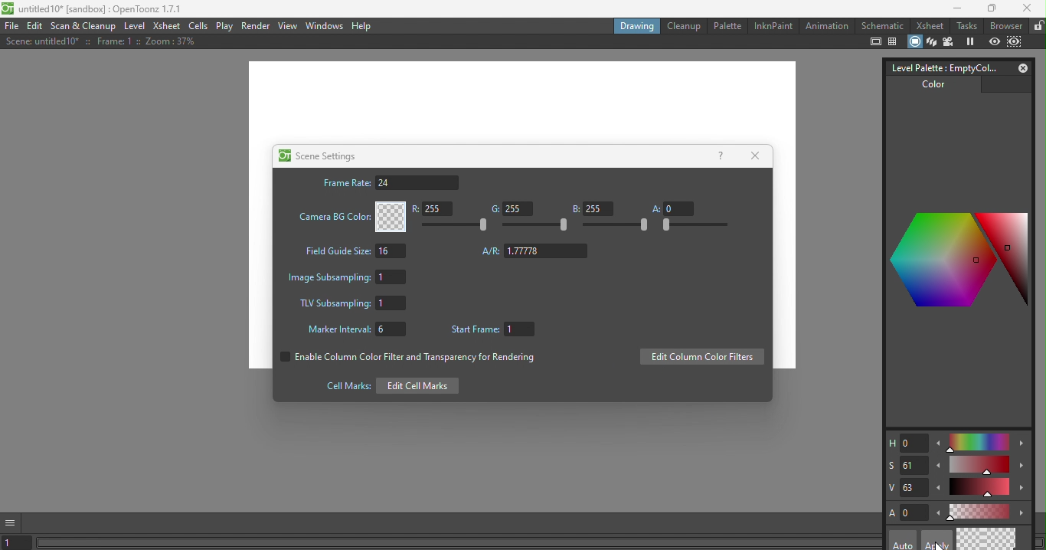 Image resolution: width=1046 pixels, height=550 pixels. What do you see at coordinates (1002, 539) in the screenshot?
I see `Return to previous style` at bounding box center [1002, 539].